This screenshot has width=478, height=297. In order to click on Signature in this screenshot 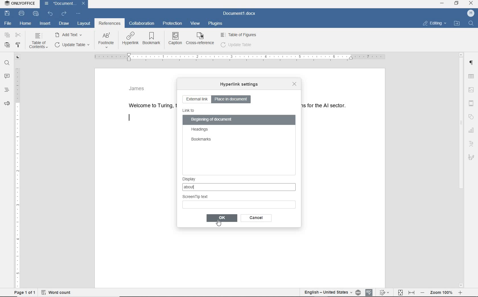, I will do `click(472, 158)`.